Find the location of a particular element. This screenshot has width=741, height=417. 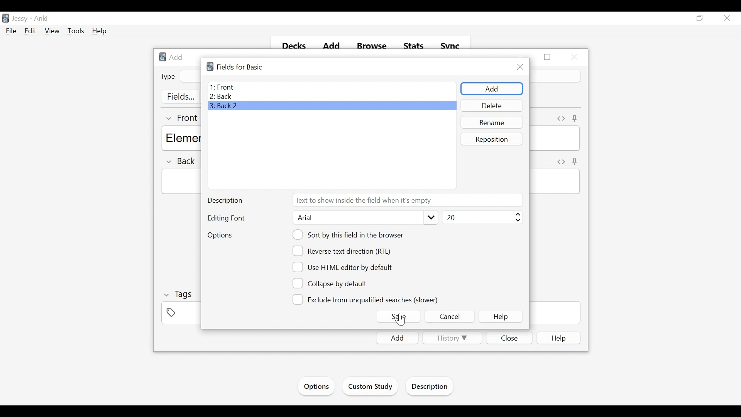

View is located at coordinates (52, 31).